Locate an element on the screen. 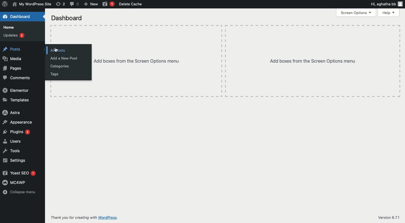 This screenshot has height=223, width=405. Updates is located at coordinates (15, 36).